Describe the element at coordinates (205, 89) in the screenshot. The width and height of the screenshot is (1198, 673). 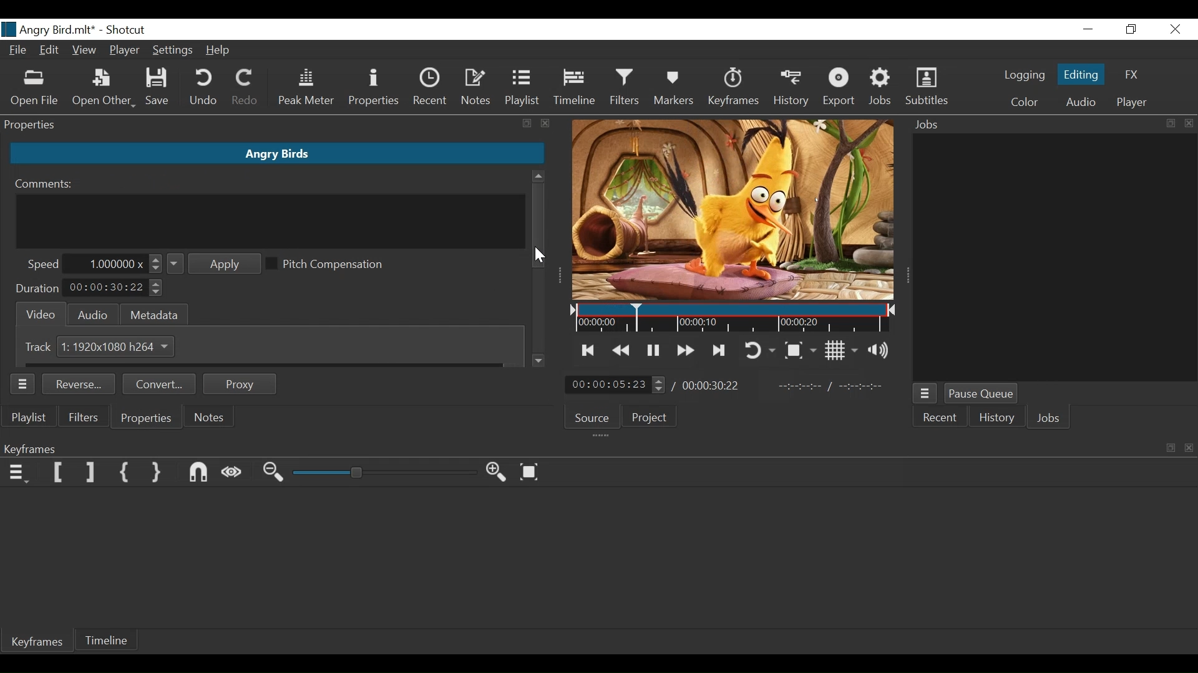
I see `Undo` at that location.